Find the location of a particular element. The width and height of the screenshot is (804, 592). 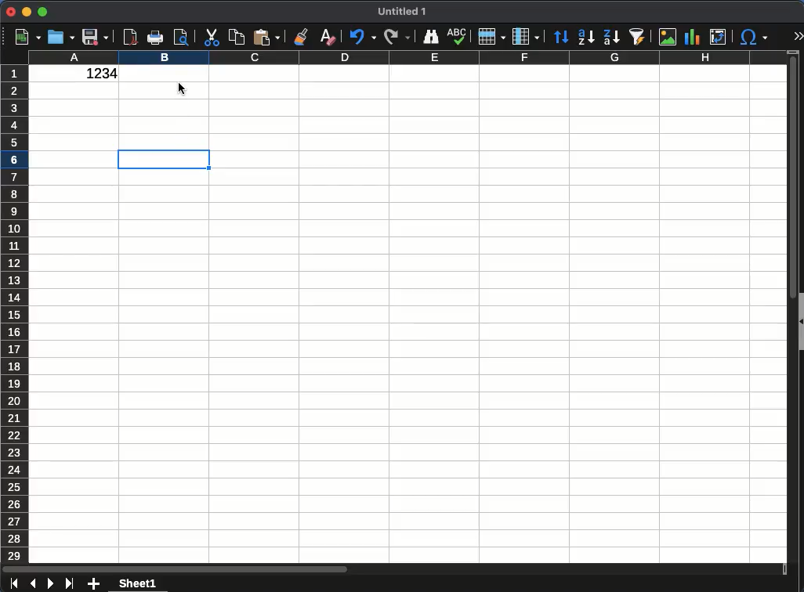

collapse is located at coordinates (800, 323).